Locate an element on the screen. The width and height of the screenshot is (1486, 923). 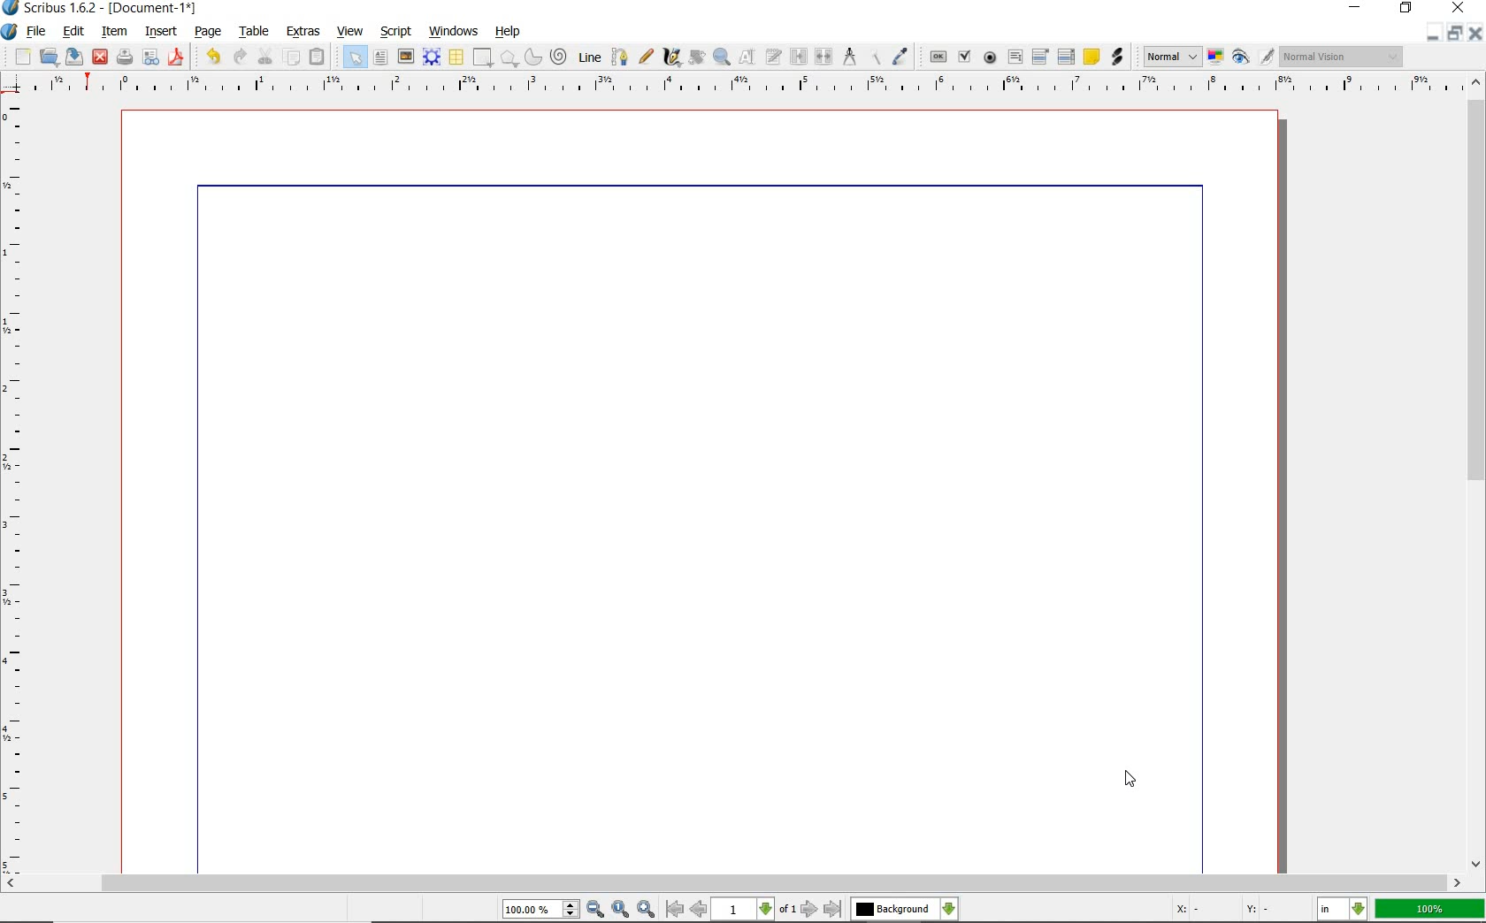
copy item properties is located at coordinates (873, 57).